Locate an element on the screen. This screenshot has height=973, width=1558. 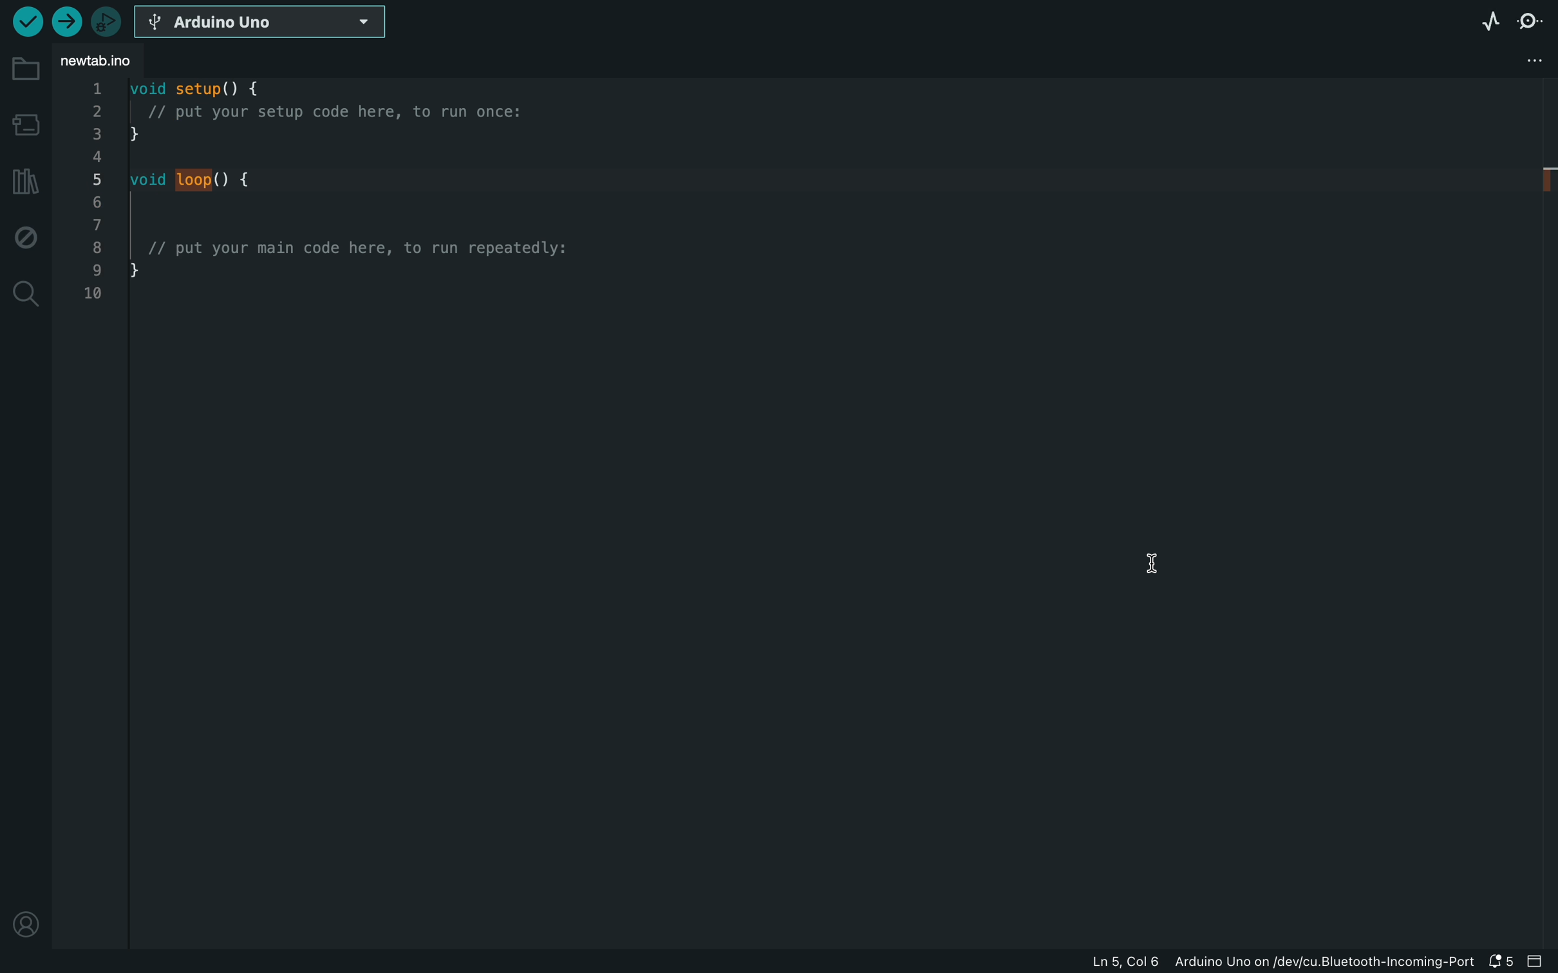
cursor is located at coordinates (1163, 553).